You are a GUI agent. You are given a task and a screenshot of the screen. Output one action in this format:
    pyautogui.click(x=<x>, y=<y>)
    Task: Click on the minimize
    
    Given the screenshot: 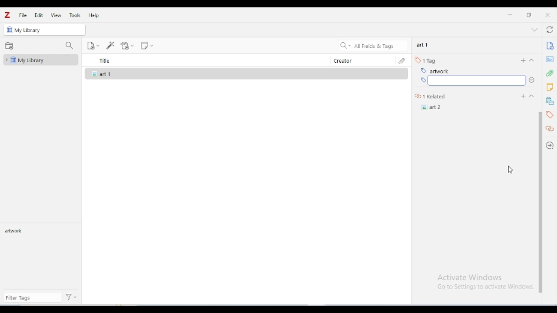 What is the action you would take?
    pyautogui.click(x=510, y=14)
    